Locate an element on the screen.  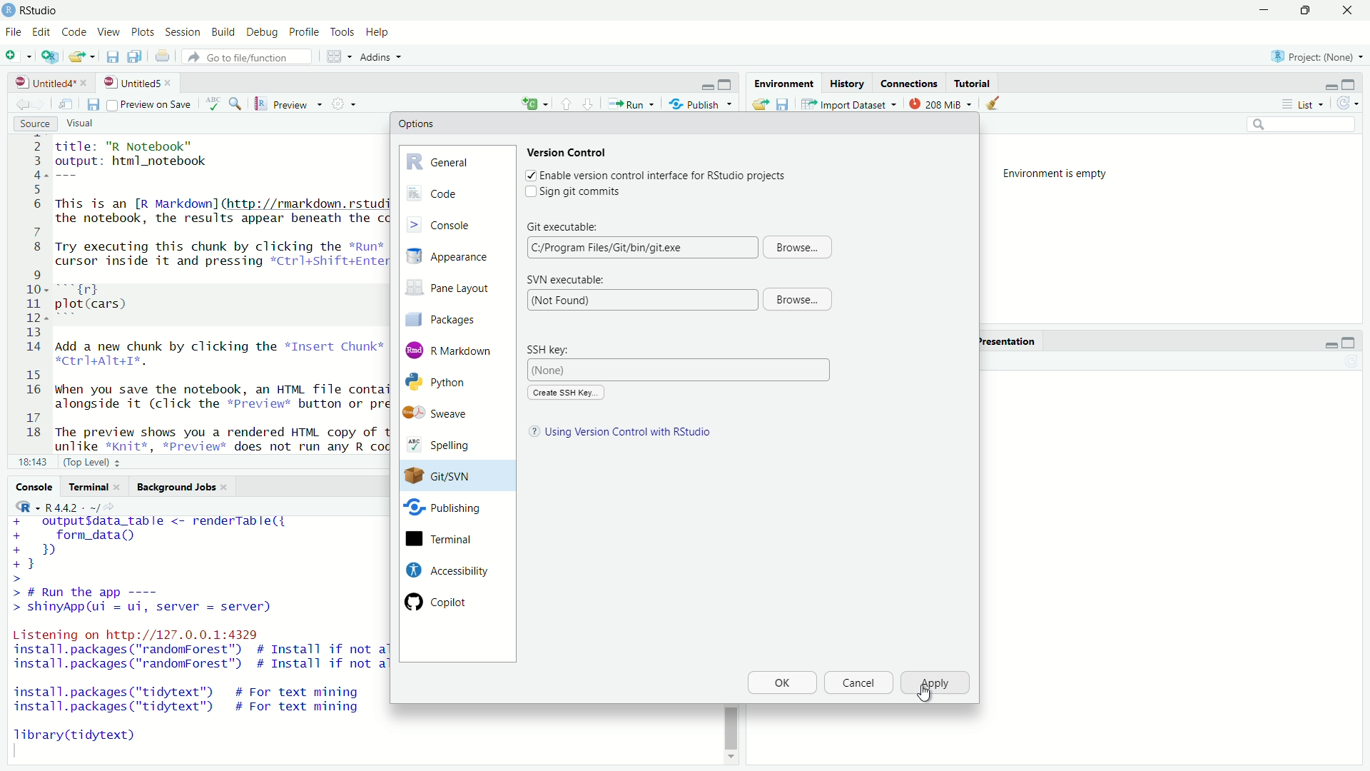
(None) is located at coordinates (681, 370).